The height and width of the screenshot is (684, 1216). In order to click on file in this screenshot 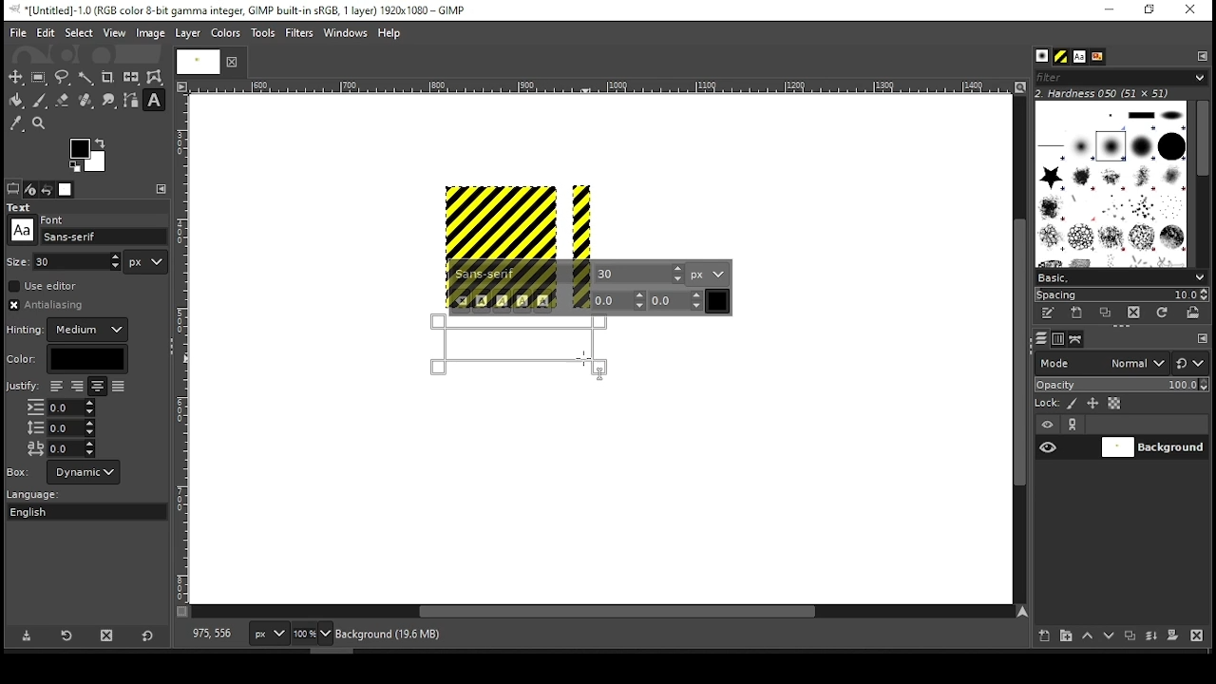, I will do `click(18, 33)`.